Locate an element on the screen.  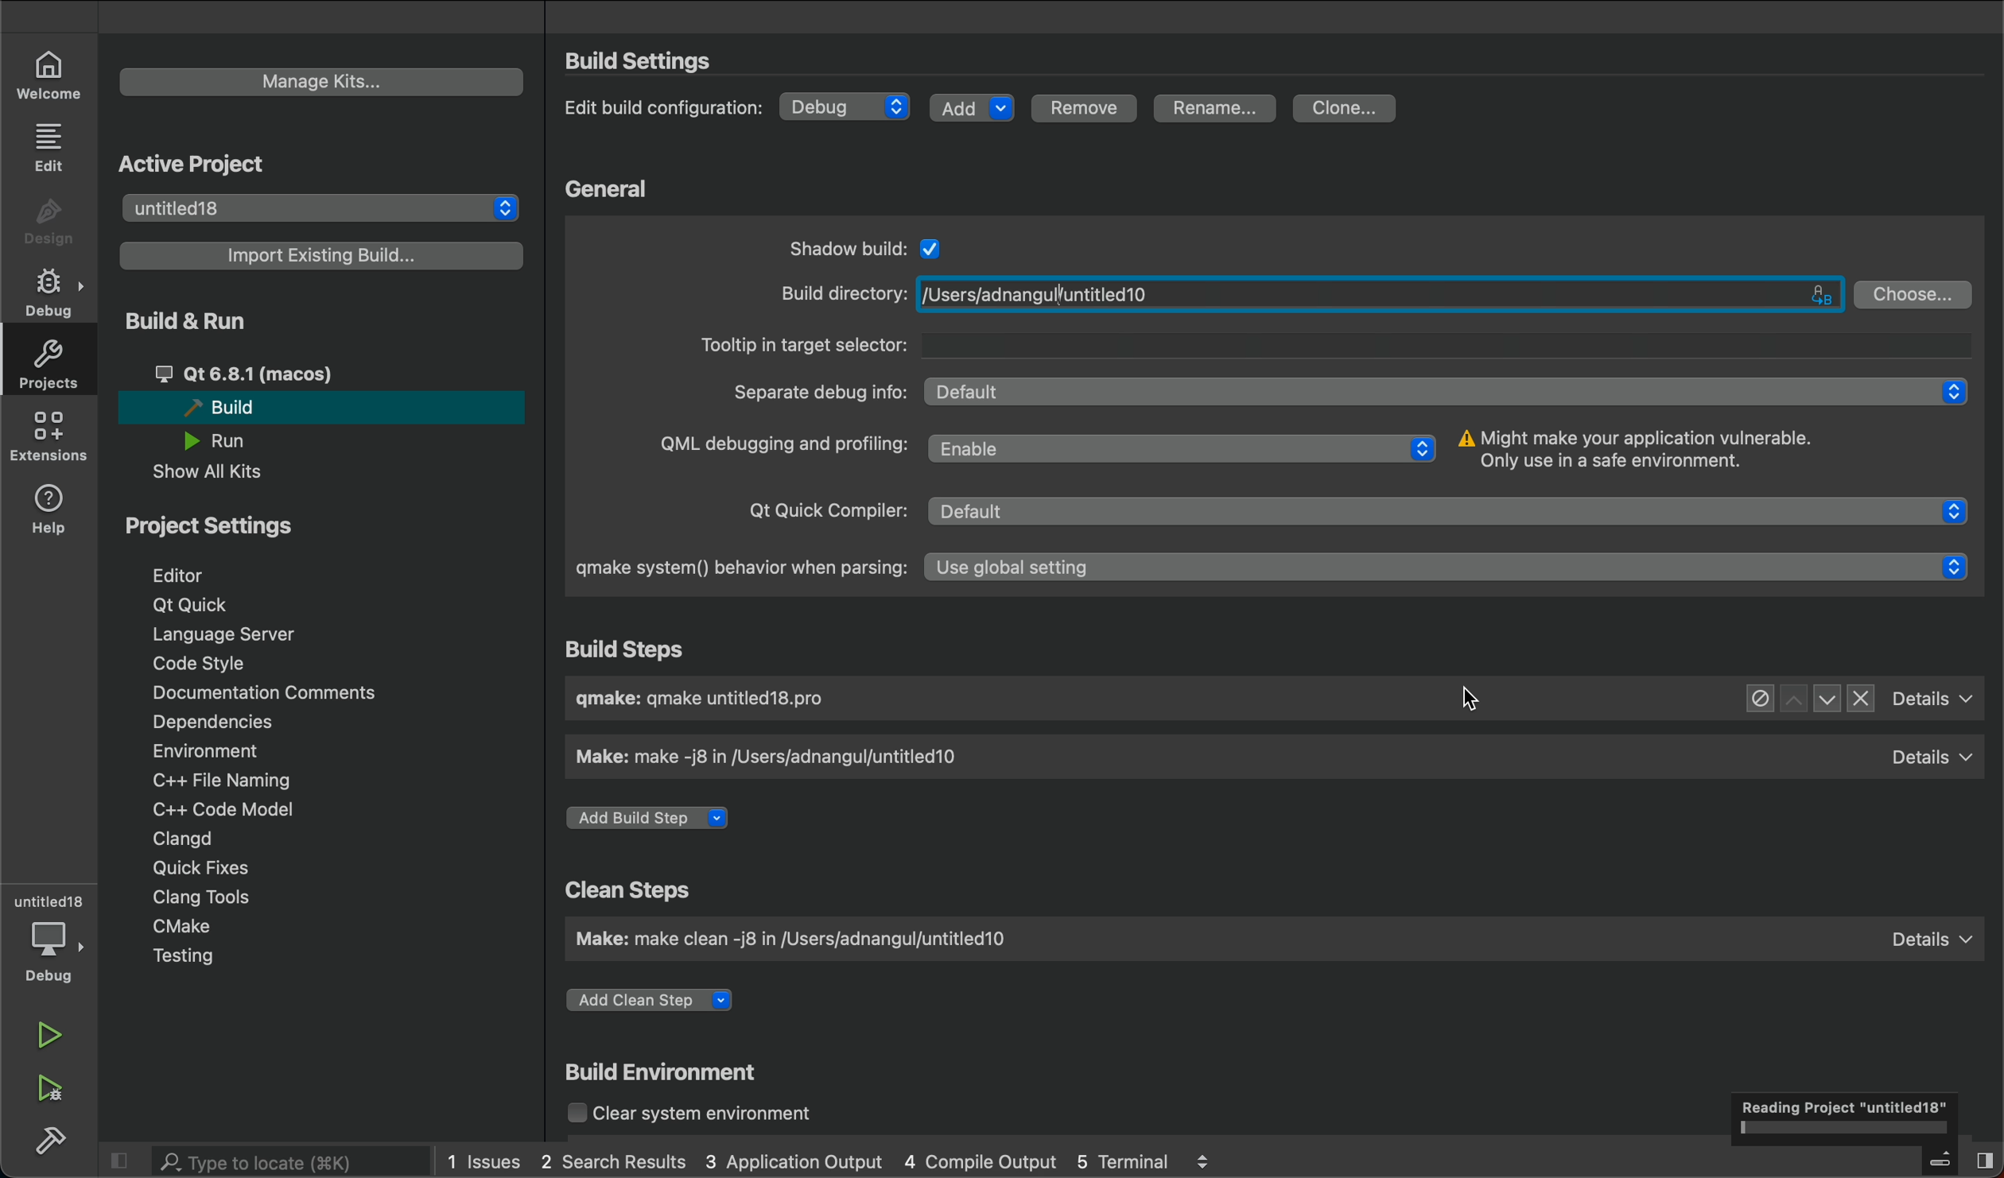
add clean step is located at coordinates (672, 996).